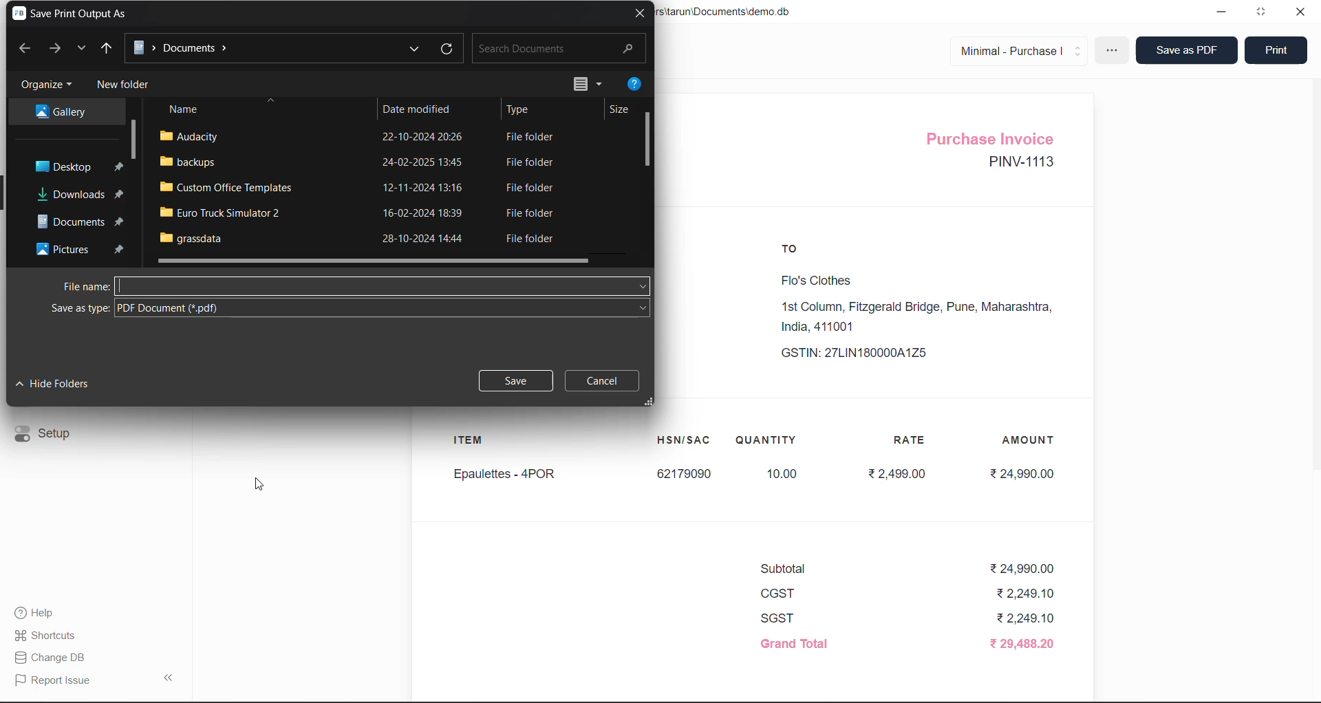  Describe the element at coordinates (766, 442) in the screenshot. I see `QUANTITY` at that location.